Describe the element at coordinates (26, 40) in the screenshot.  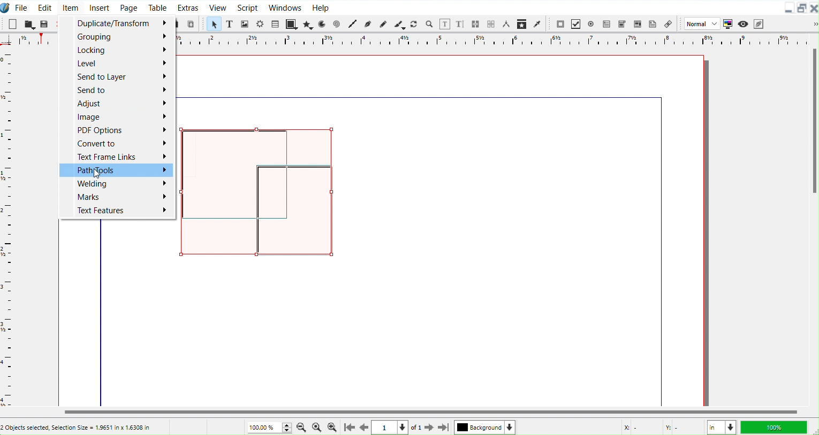
I see `vertical scale` at that location.